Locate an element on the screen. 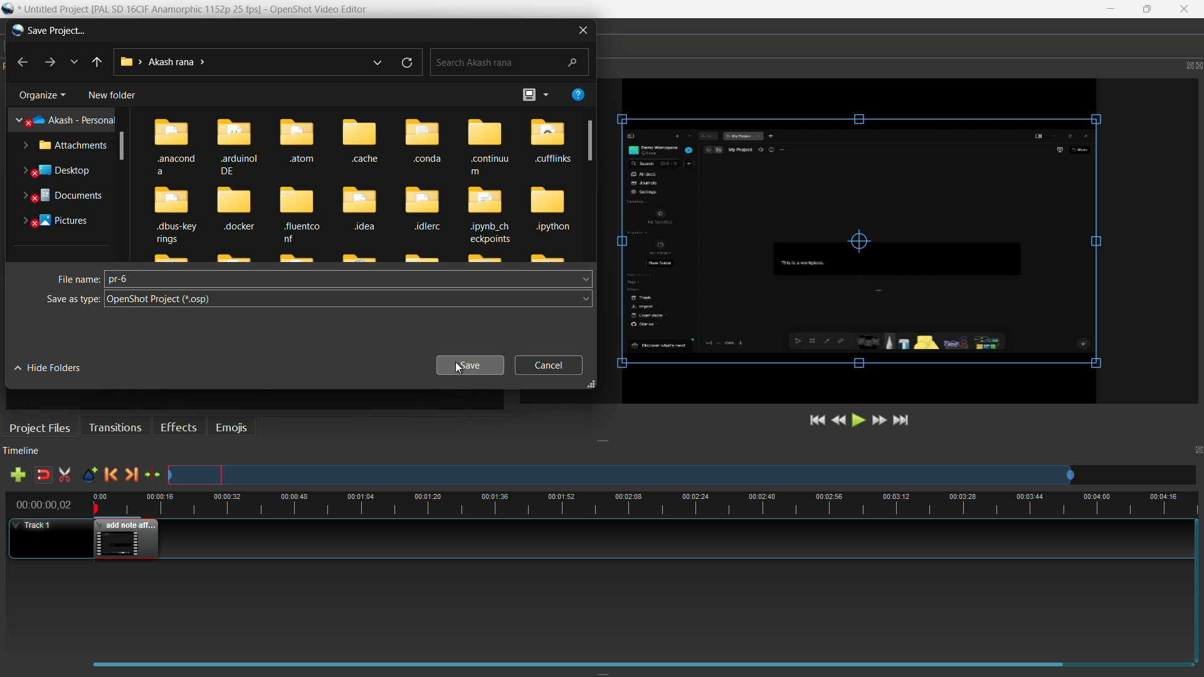 The width and height of the screenshot is (1204, 677). cache is located at coordinates (362, 145).